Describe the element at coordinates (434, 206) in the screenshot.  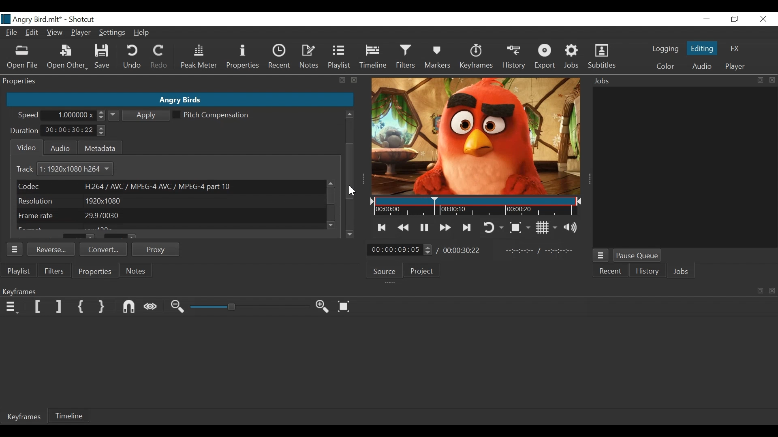
I see `Insertion cursor` at that location.